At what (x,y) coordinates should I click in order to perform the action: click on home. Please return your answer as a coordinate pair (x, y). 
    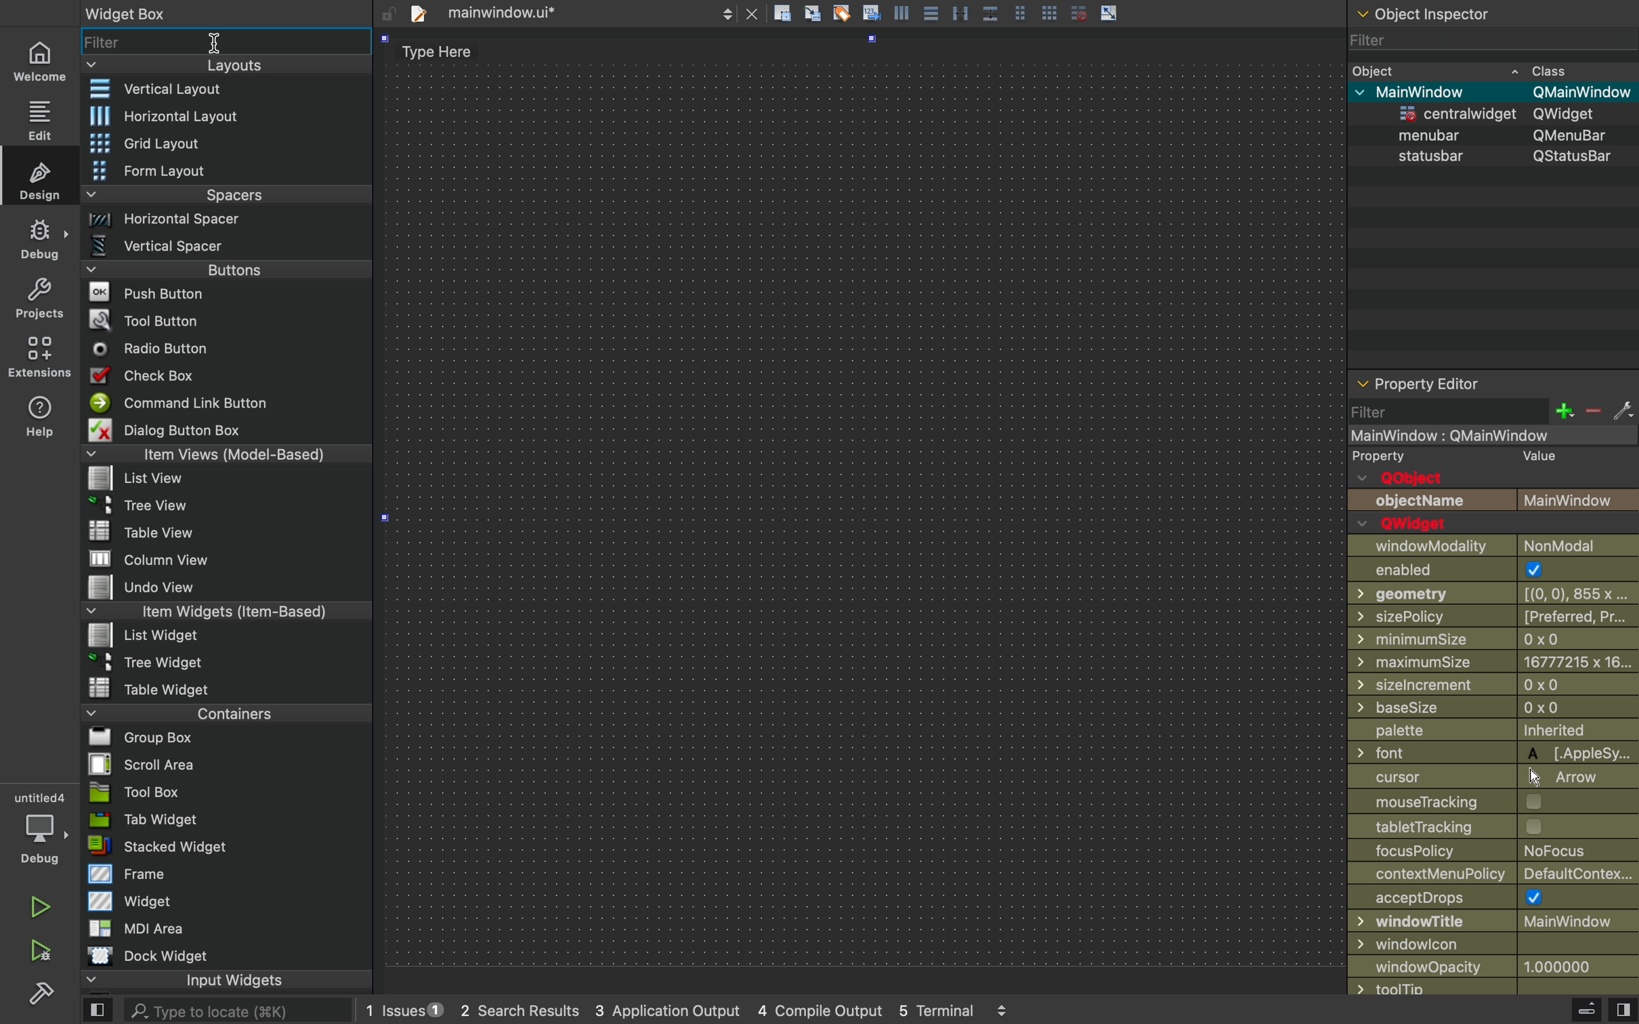
    Looking at the image, I should click on (41, 58).